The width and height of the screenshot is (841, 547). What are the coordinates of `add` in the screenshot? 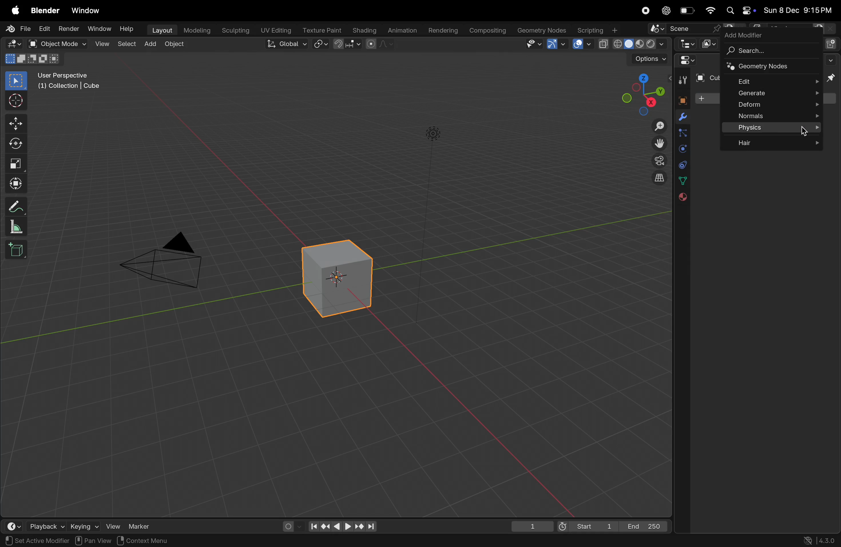 It's located at (153, 44).